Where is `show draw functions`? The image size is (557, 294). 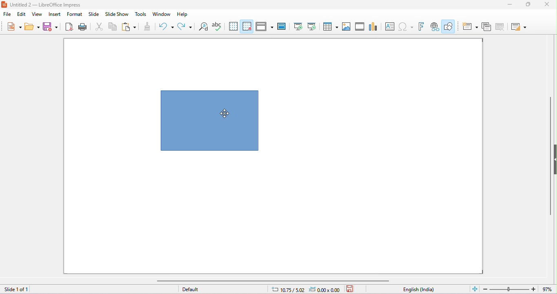 show draw functions is located at coordinates (449, 26).